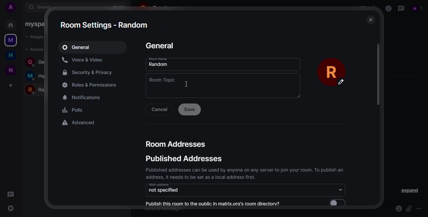 The width and height of the screenshot is (428, 217). I want to click on home, so click(10, 56).